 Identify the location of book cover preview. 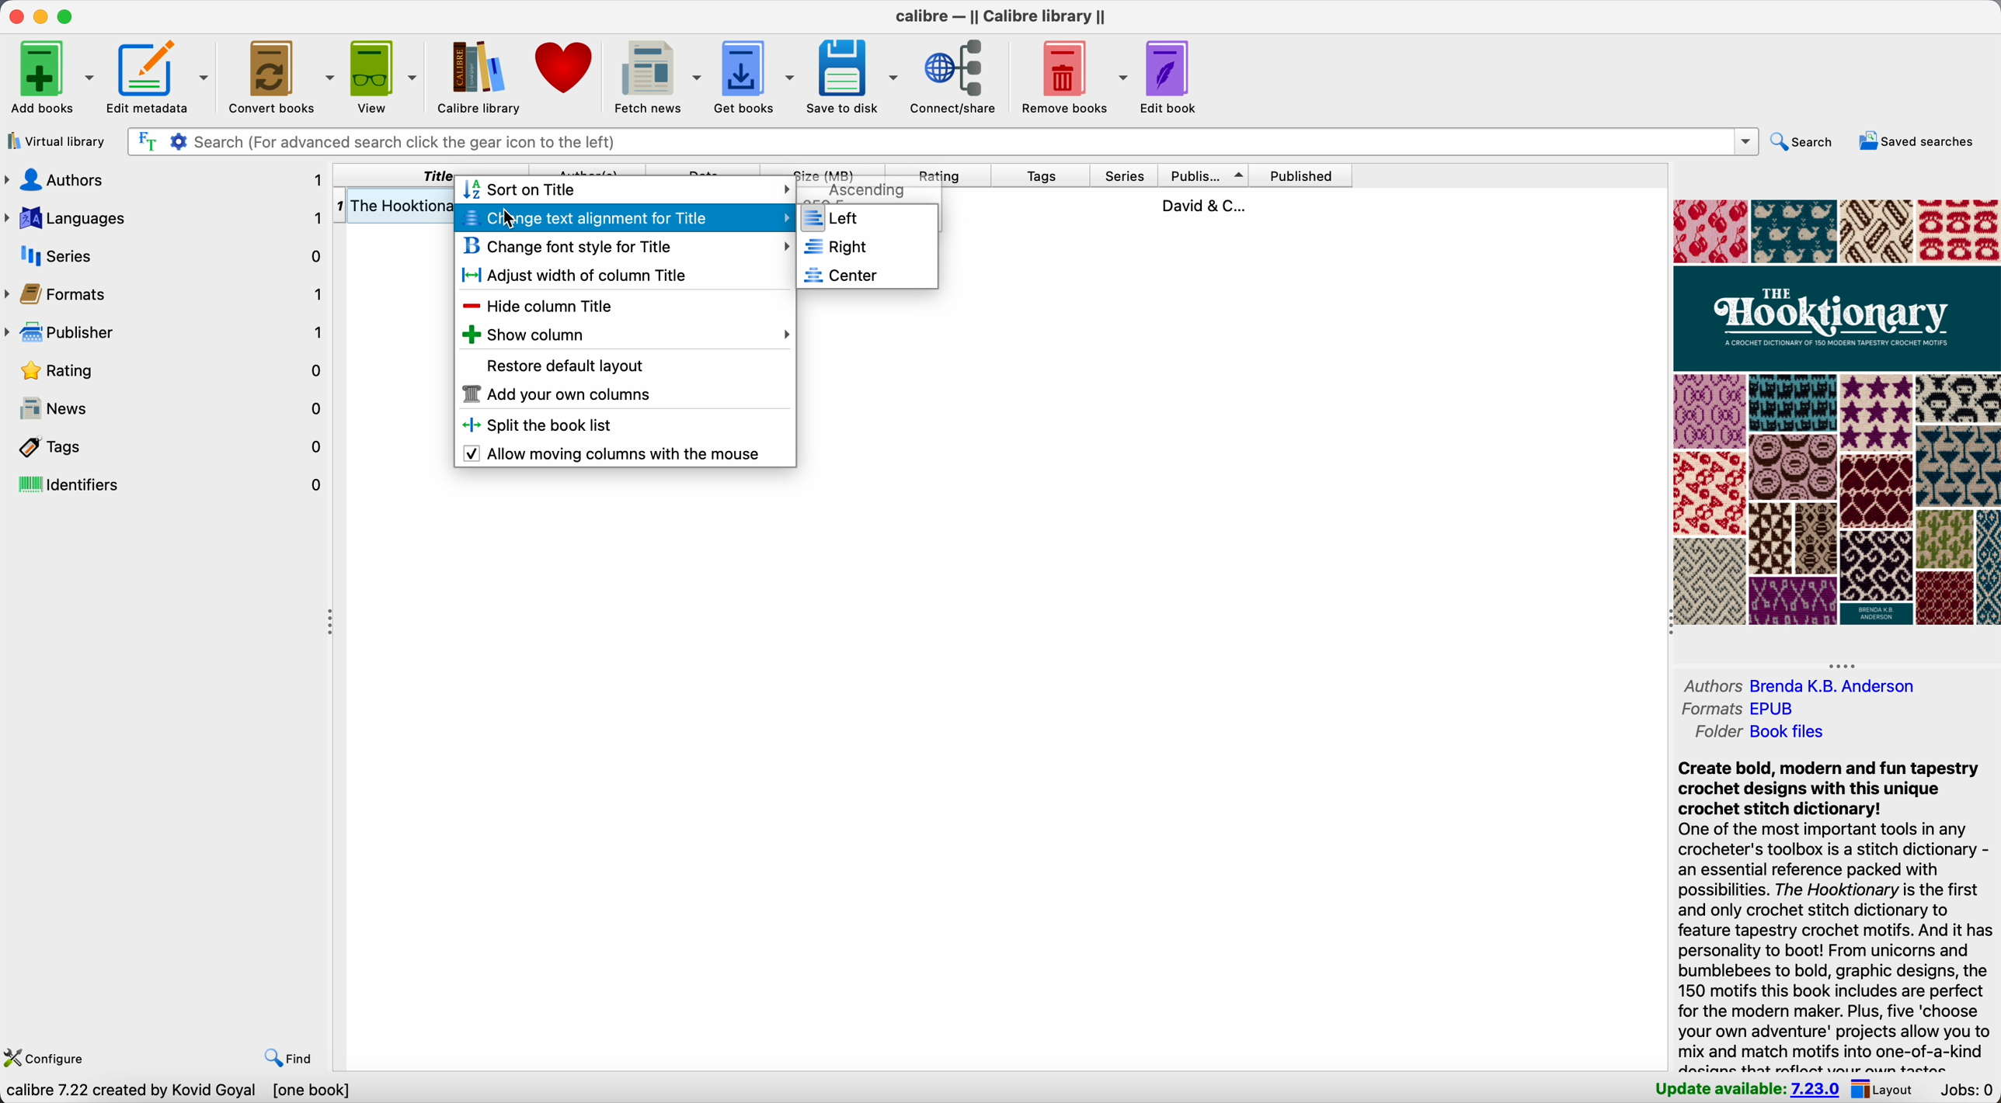
(1835, 411).